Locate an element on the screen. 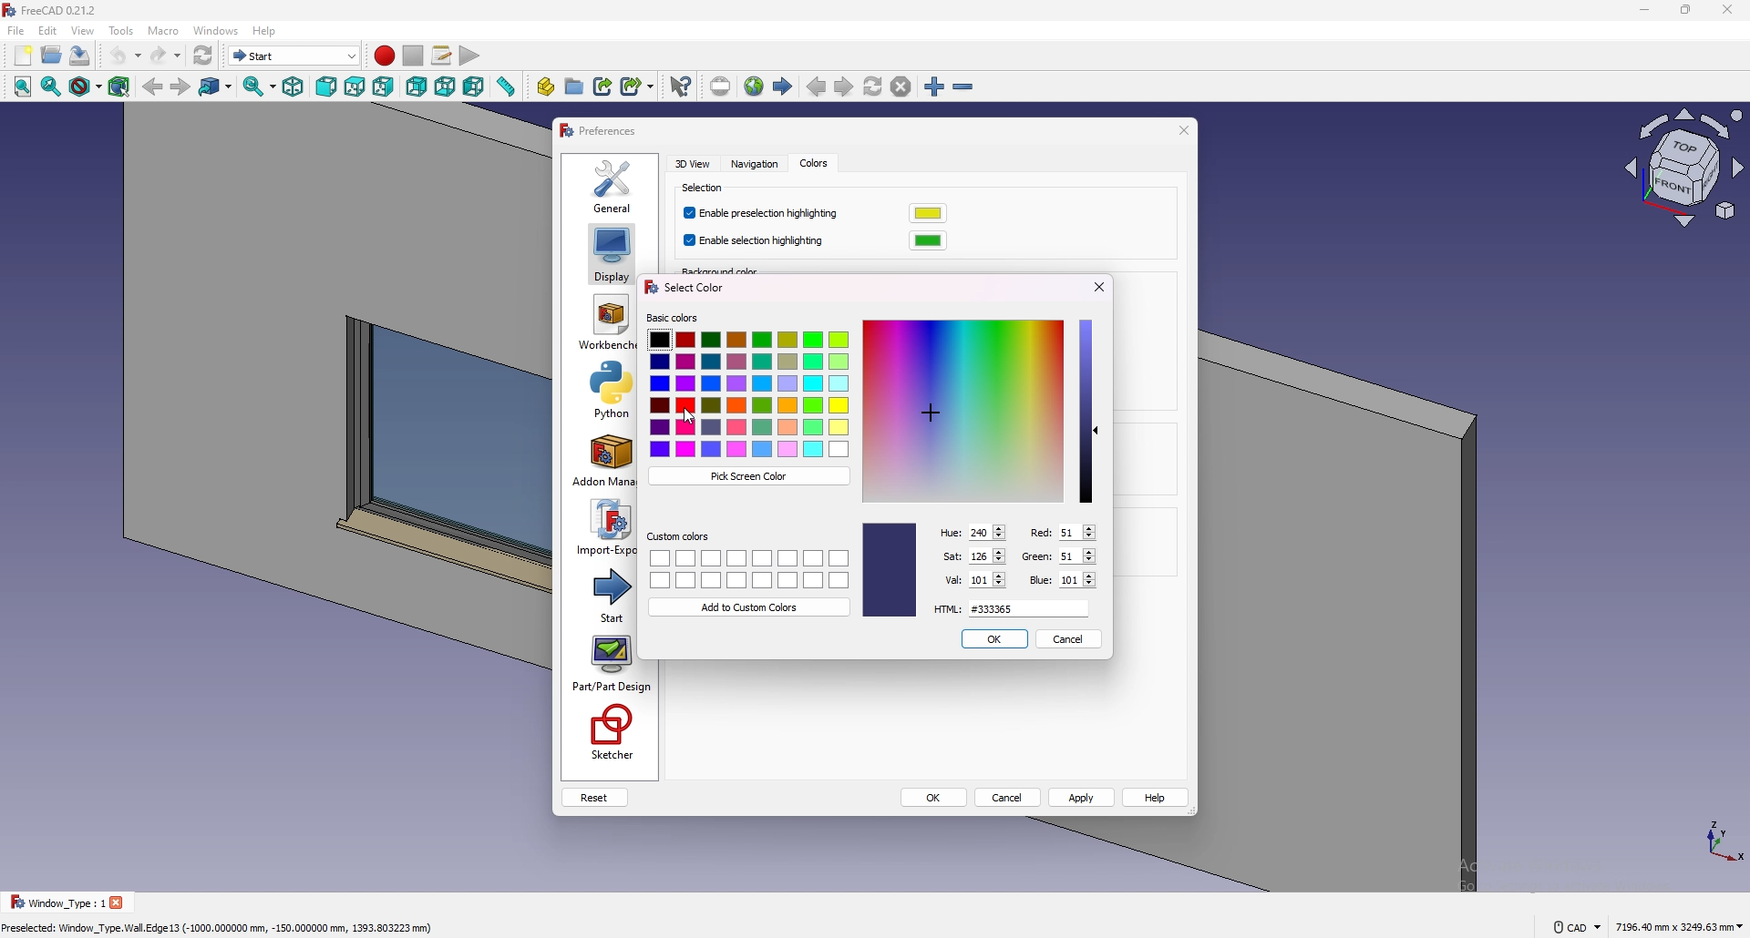 The width and height of the screenshot is (1750, 938). cursor is located at coordinates (690, 416).